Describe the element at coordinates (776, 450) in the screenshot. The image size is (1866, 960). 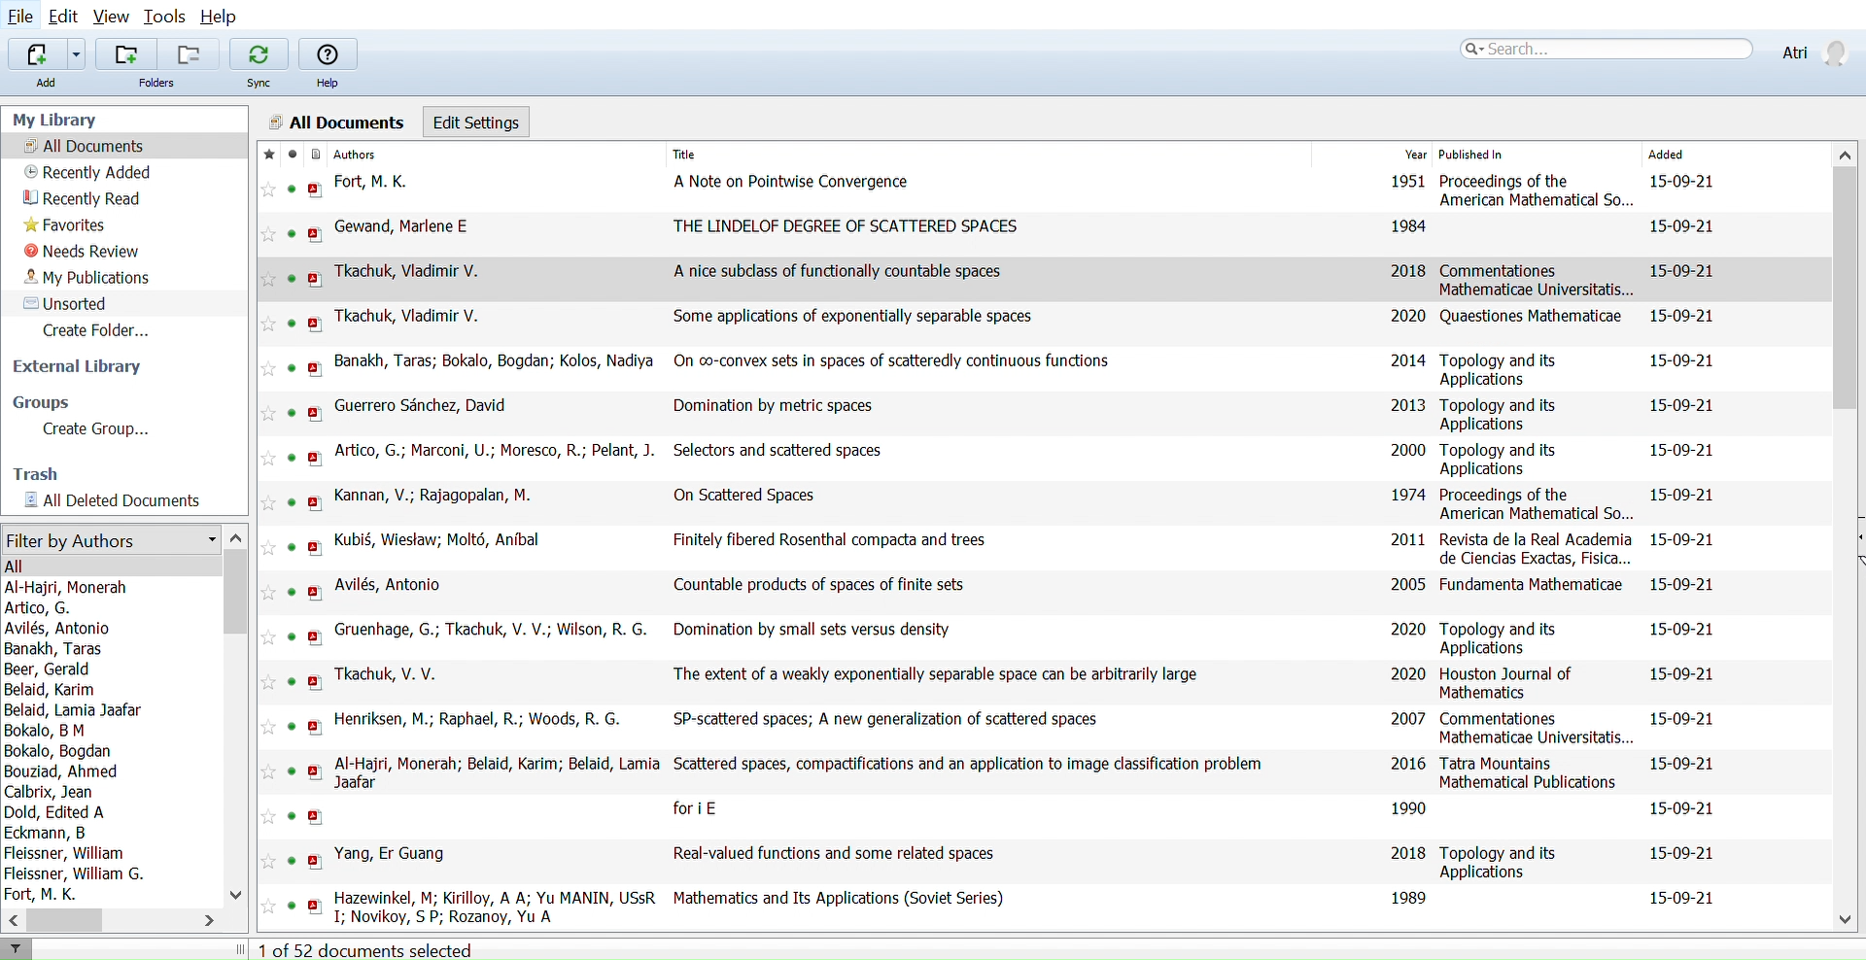
I see `Selectors and scattered spaces` at that location.